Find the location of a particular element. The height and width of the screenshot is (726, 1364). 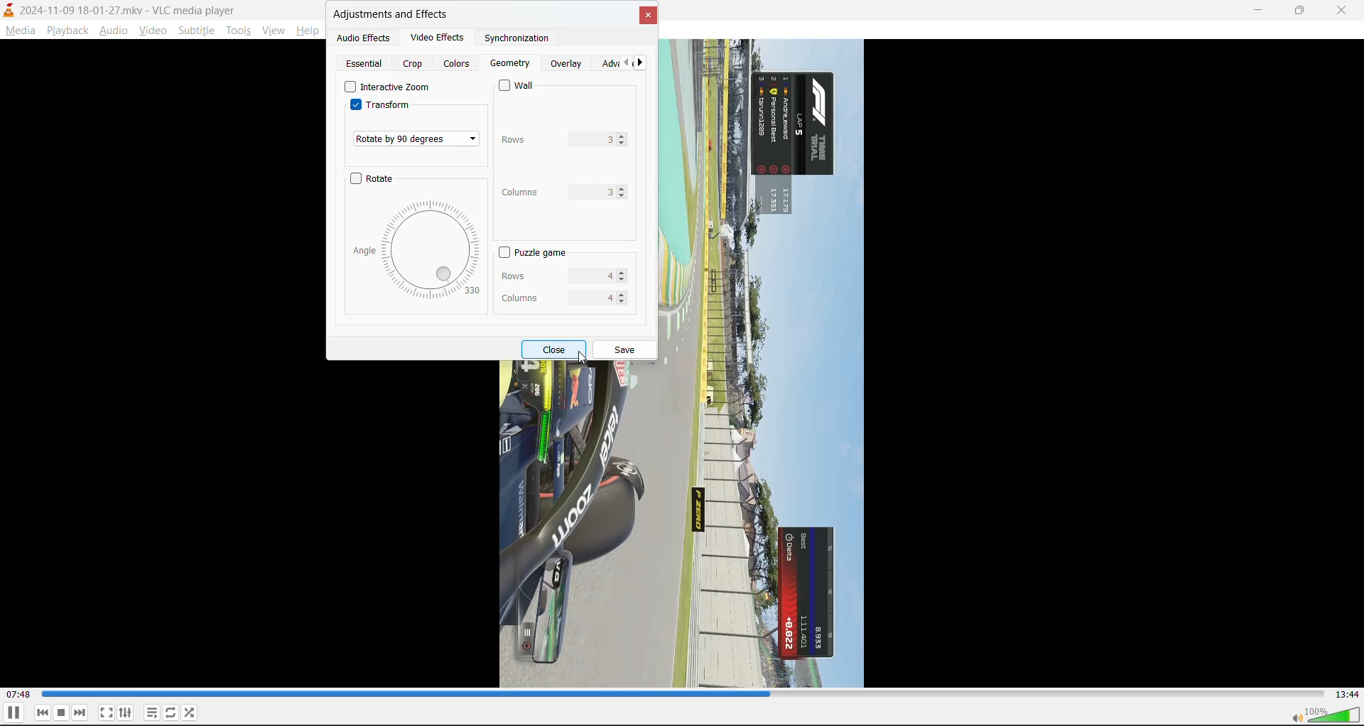

wall is located at coordinates (519, 87).